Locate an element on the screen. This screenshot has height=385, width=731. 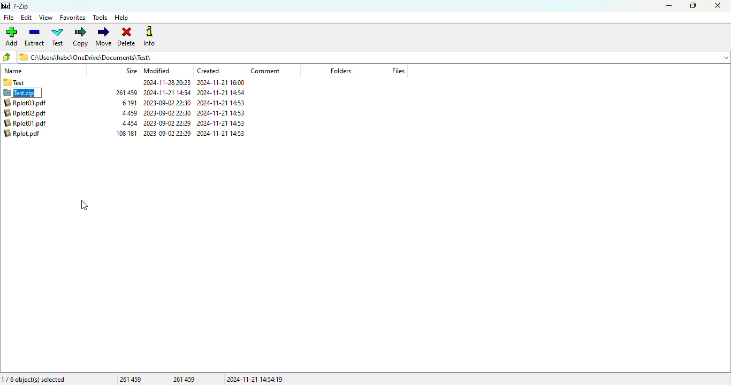
edit is located at coordinates (27, 18).